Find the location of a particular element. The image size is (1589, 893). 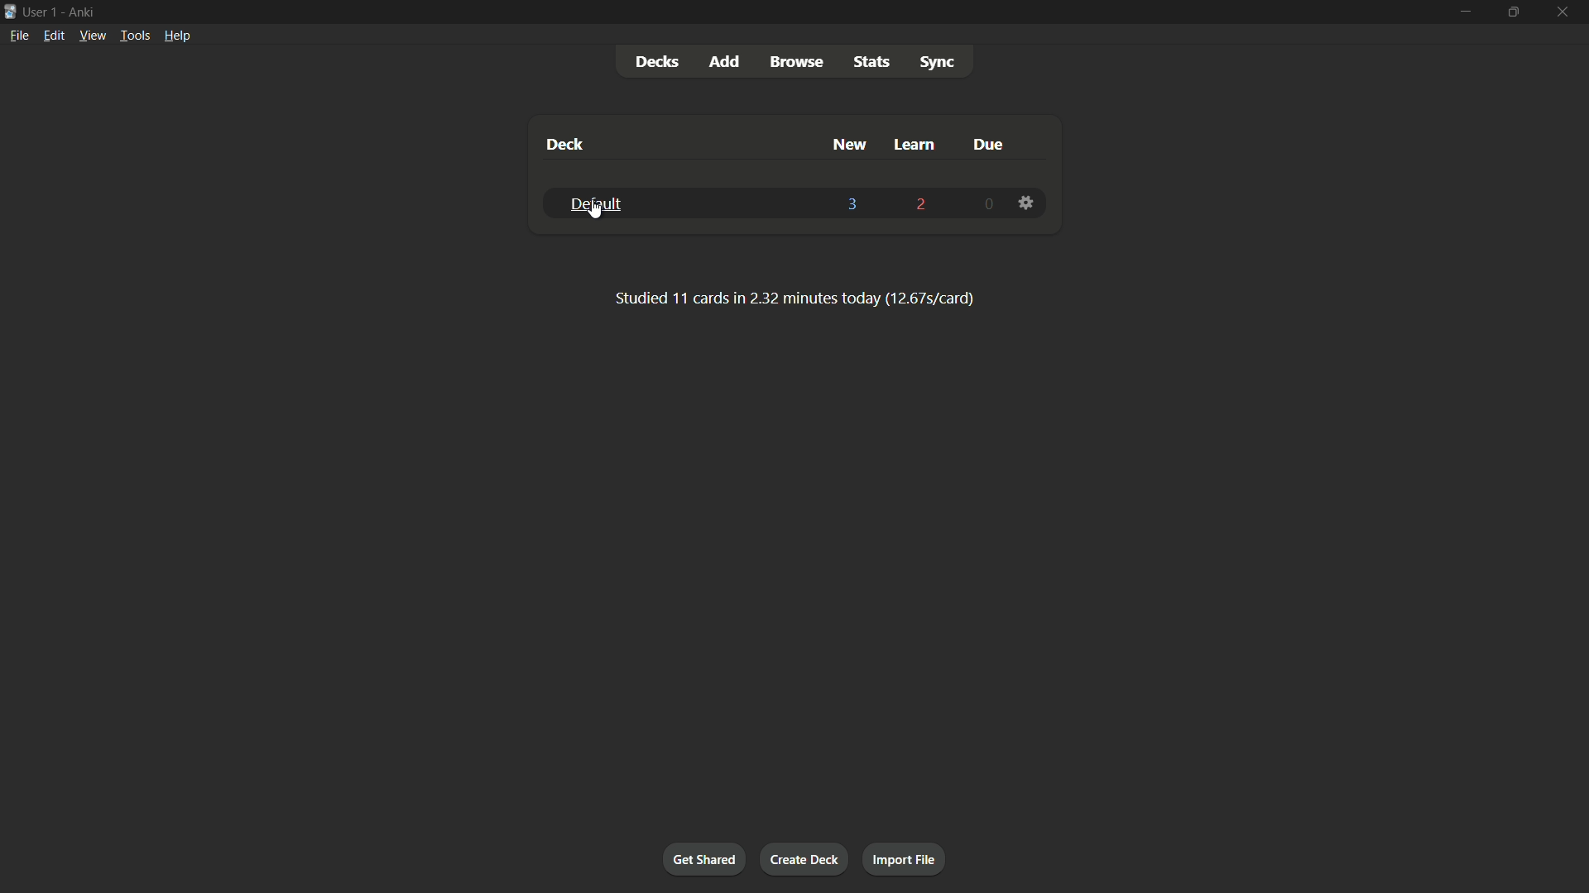

settings is located at coordinates (1027, 203).